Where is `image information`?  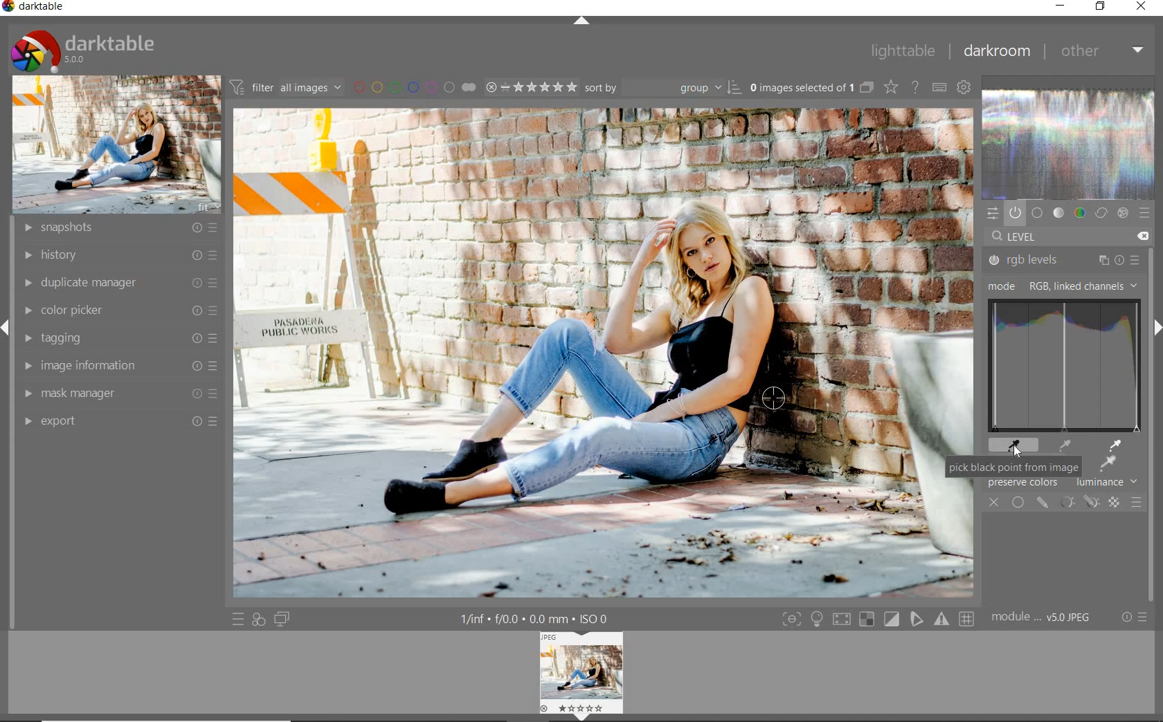 image information is located at coordinates (117, 367).